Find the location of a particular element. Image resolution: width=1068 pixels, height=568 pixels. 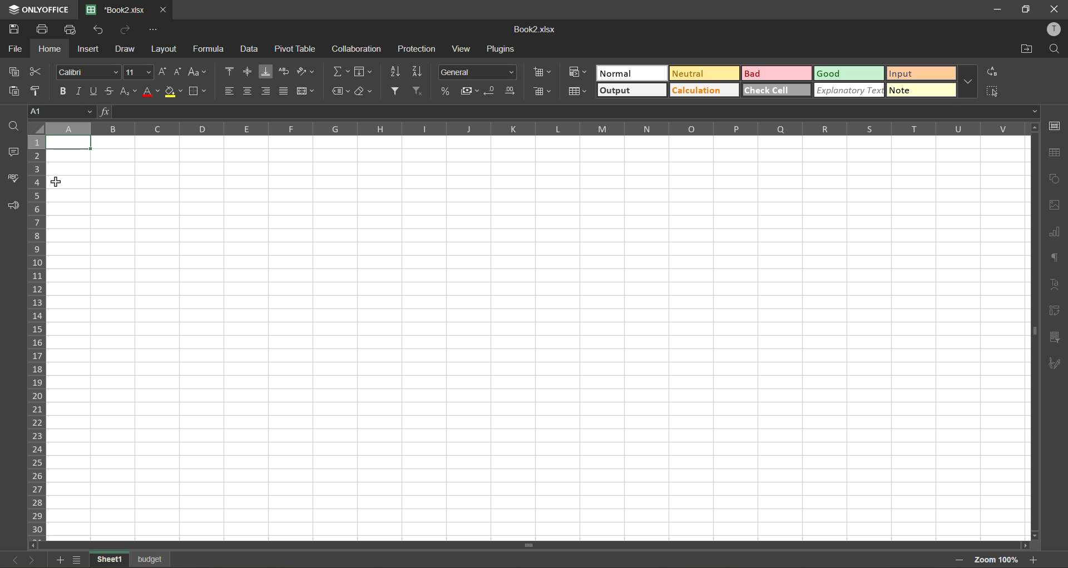

print is located at coordinates (44, 30).